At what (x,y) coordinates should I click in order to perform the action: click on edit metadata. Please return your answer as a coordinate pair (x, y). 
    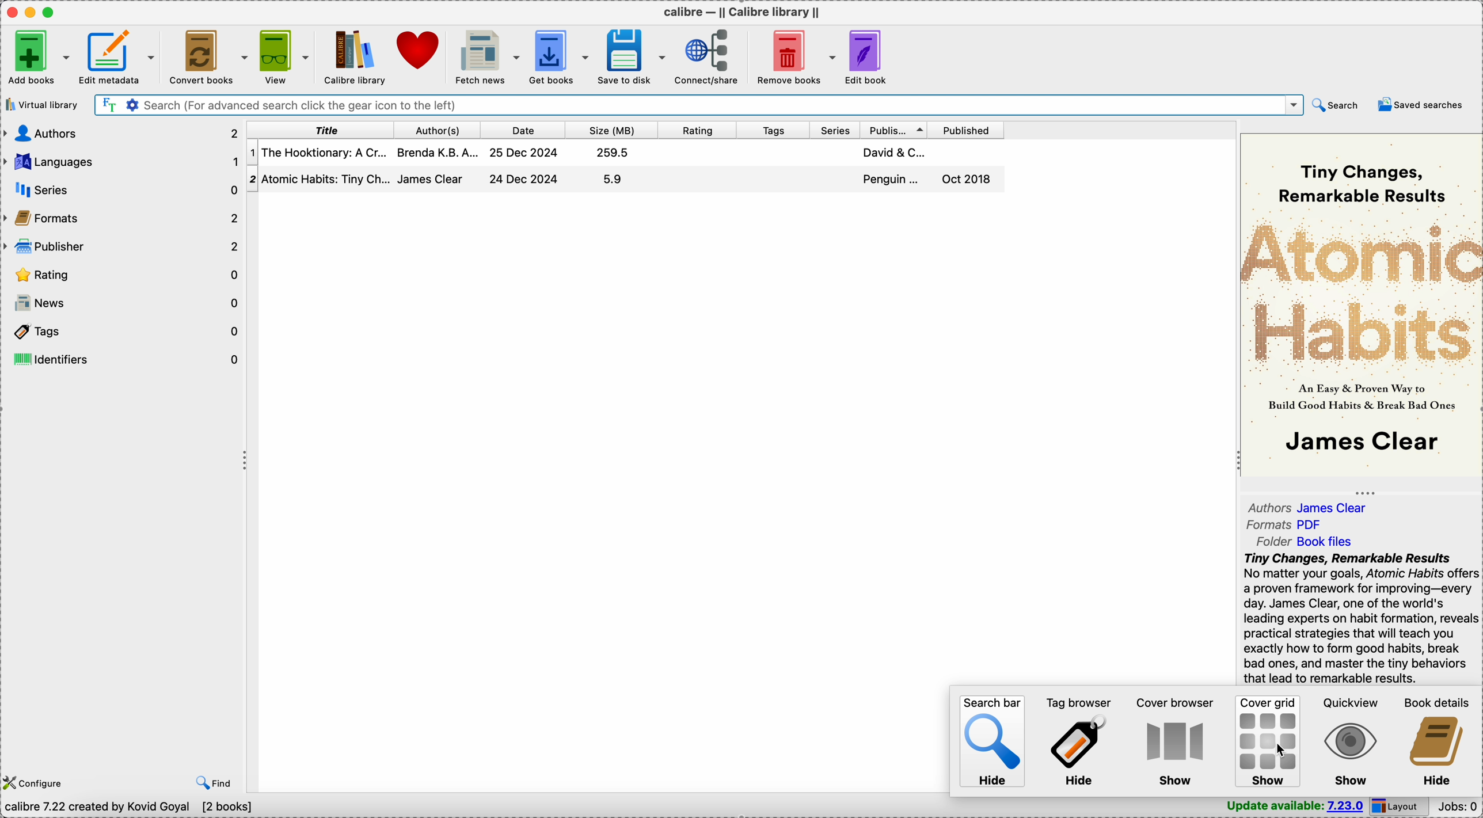
    Looking at the image, I should click on (116, 58).